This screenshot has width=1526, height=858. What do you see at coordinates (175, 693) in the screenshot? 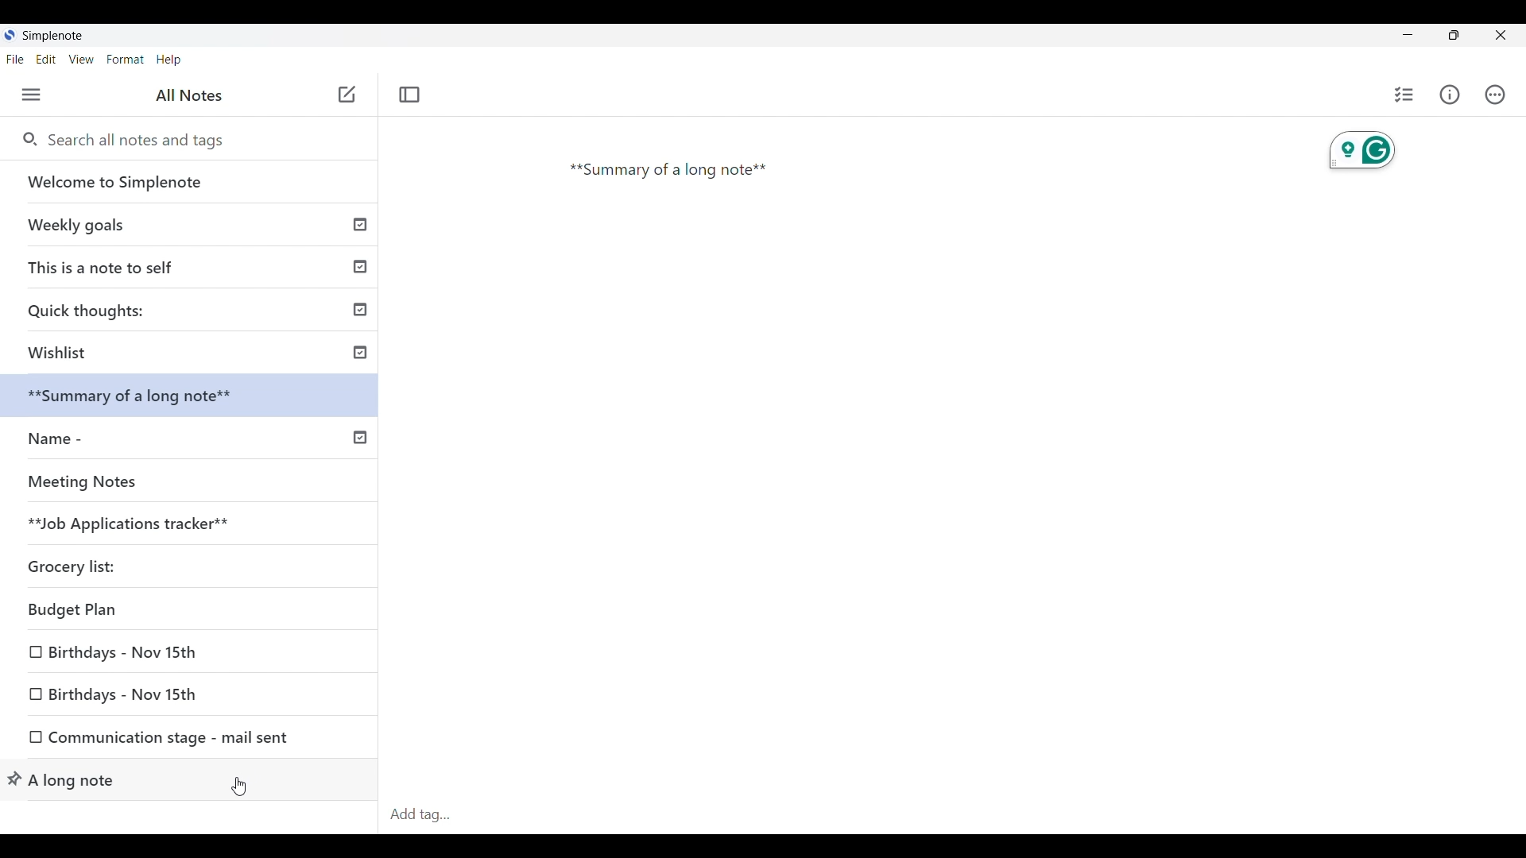
I see `Birthdays-Nov 15th` at bounding box center [175, 693].